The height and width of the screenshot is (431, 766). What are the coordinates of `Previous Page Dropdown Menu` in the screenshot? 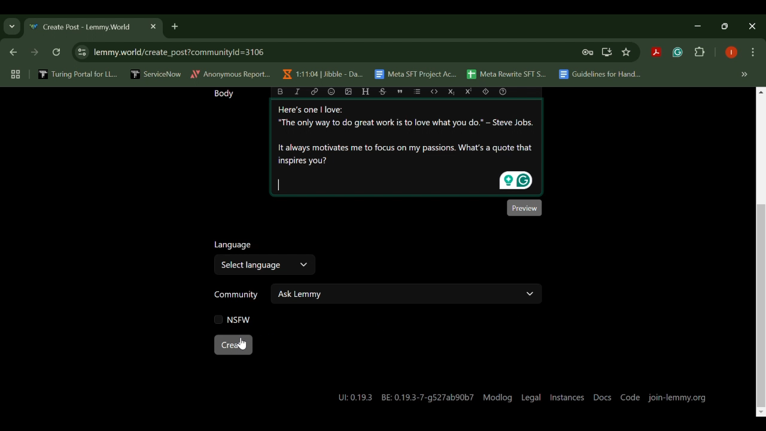 It's located at (12, 27).